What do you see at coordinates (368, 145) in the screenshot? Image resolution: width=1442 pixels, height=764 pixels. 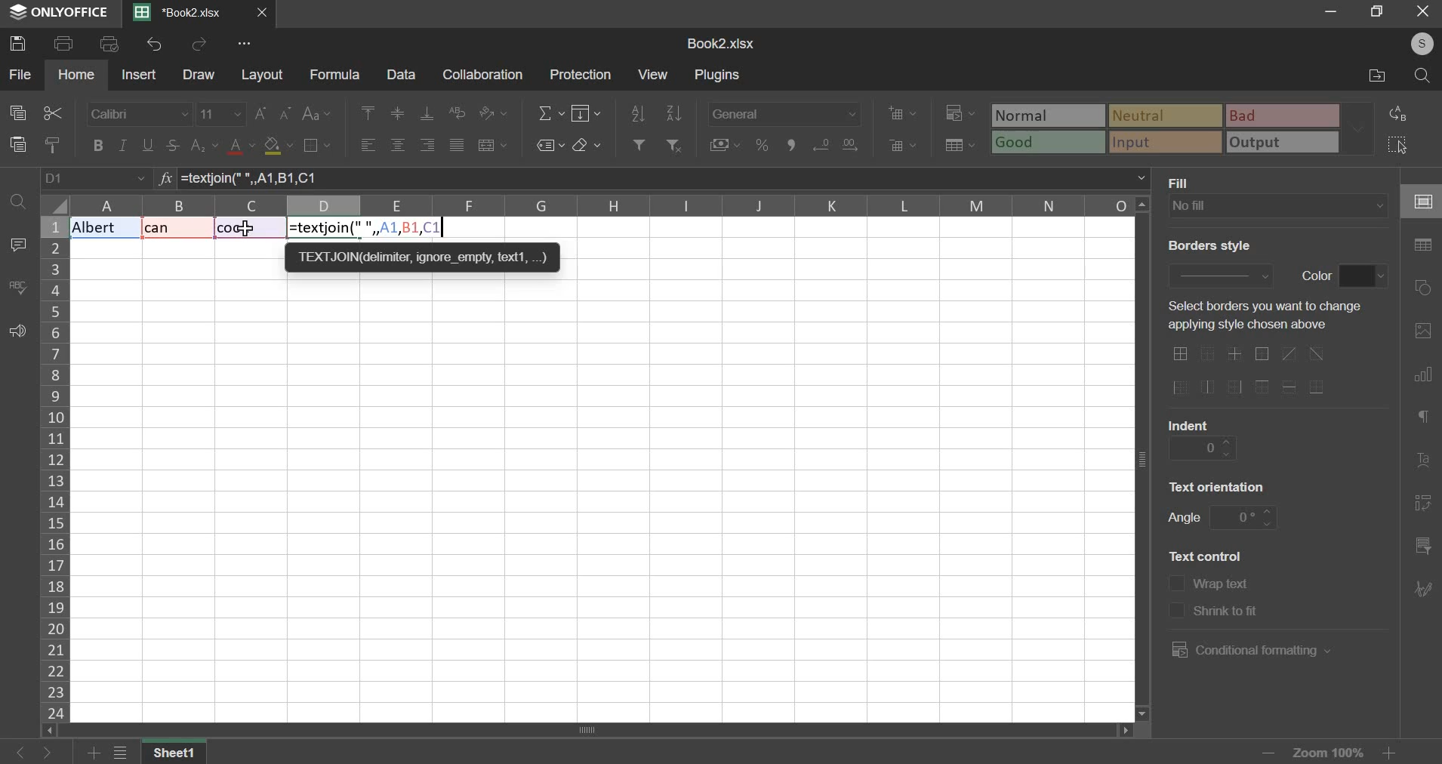 I see `align left` at bounding box center [368, 145].